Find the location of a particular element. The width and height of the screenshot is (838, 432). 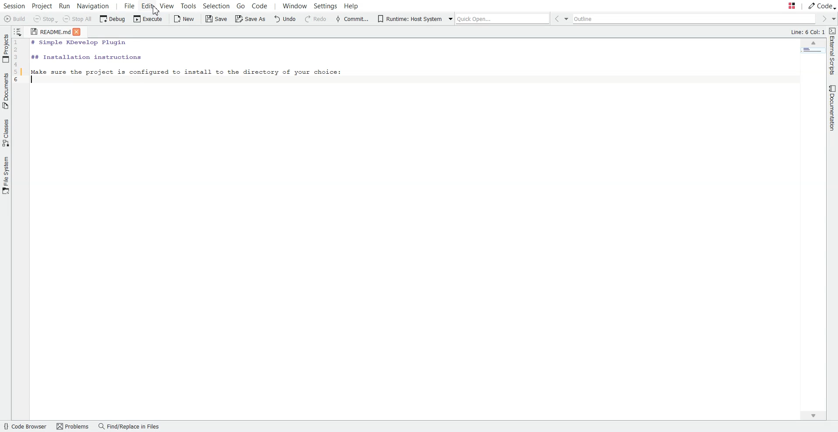

Code is located at coordinates (821, 6).